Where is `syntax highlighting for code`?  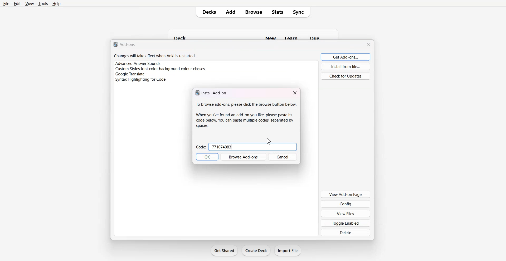 syntax highlighting for code is located at coordinates (141, 80).